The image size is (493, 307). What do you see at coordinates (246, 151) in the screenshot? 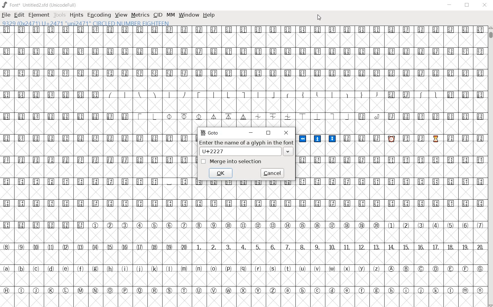
I see `text box` at bounding box center [246, 151].